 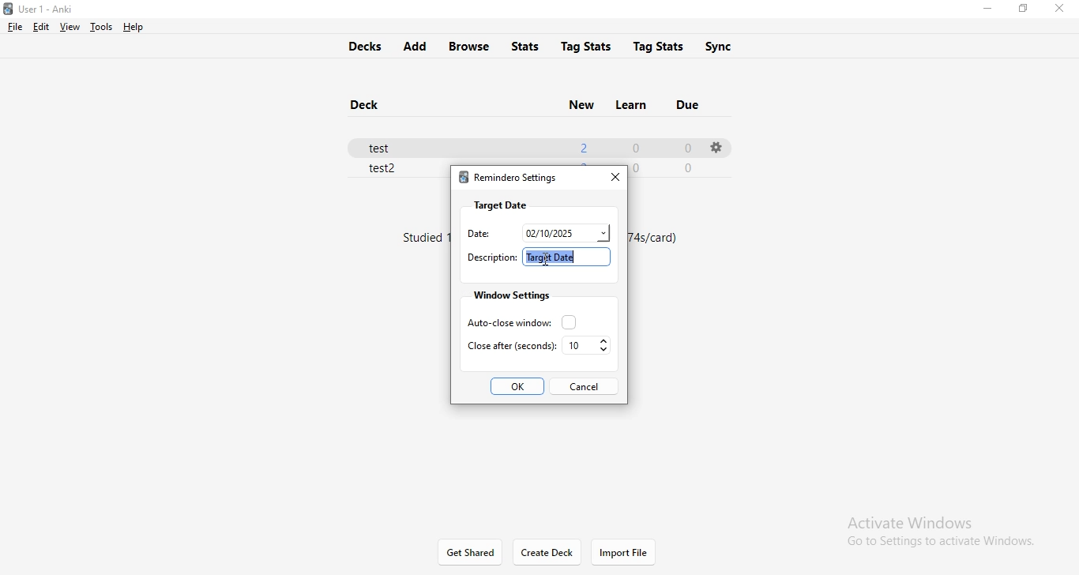 What do you see at coordinates (1062, 9) in the screenshot?
I see `close` at bounding box center [1062, 9].